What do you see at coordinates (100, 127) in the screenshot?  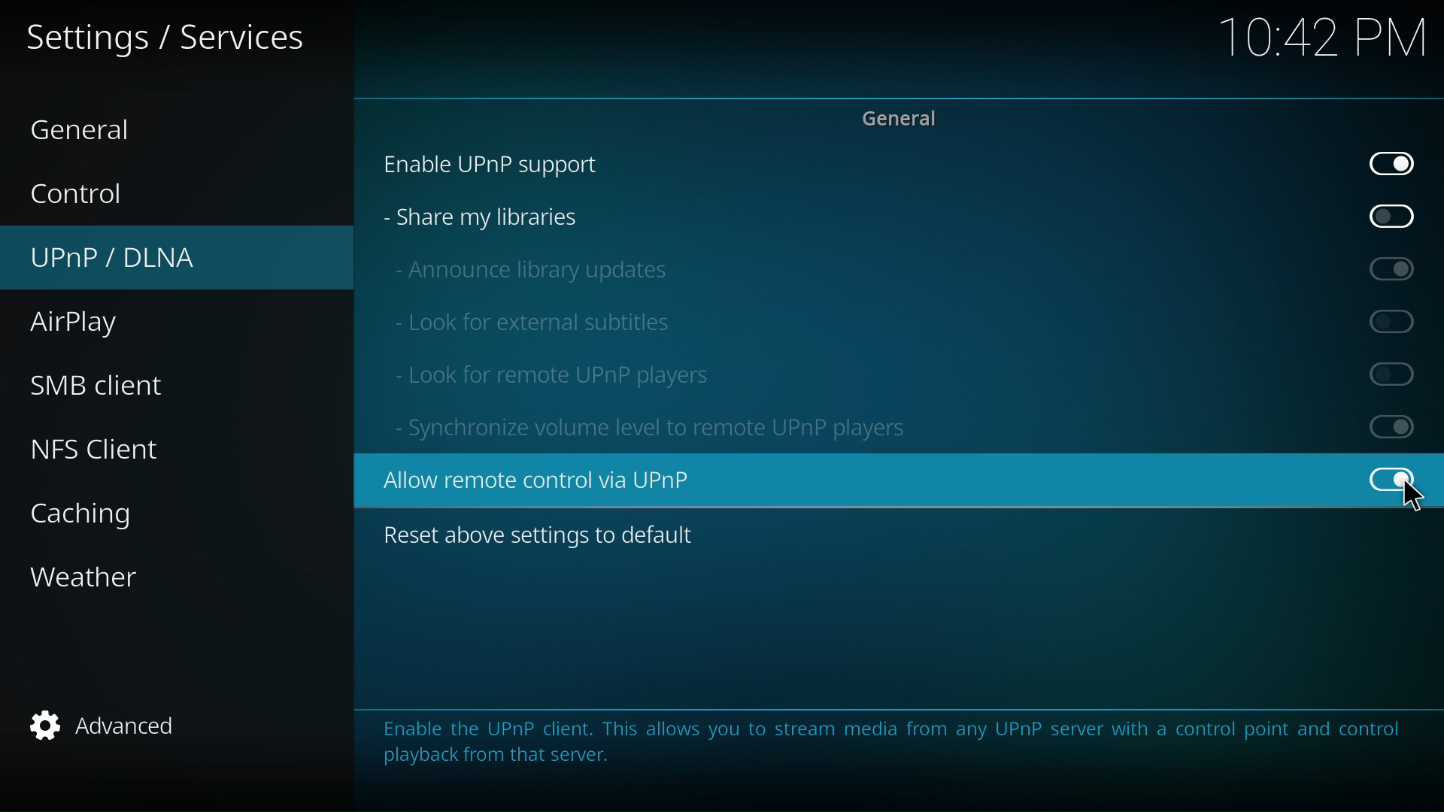 I see `general` at bounding box center [100, 127].